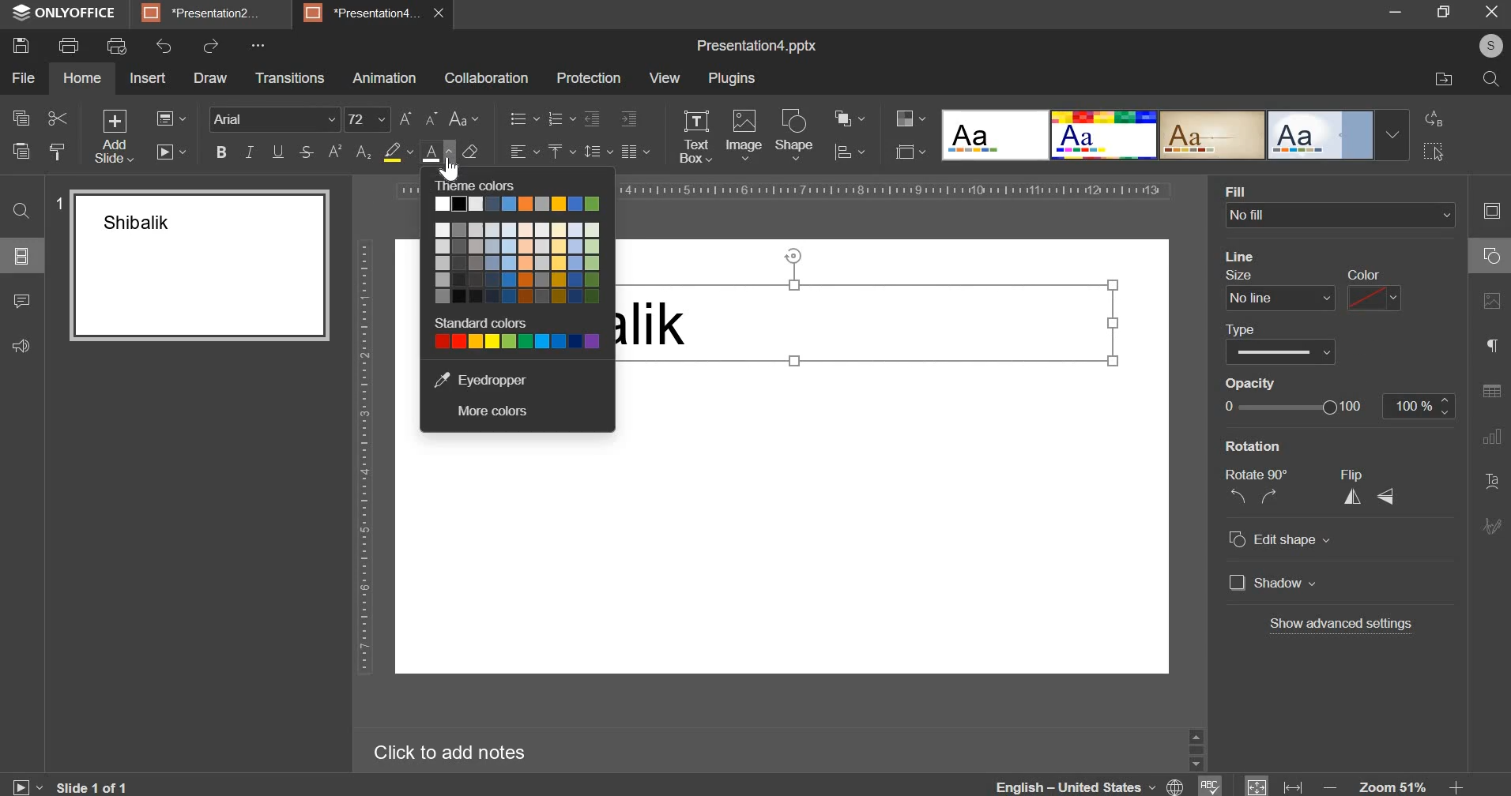 Image resolution: width=1511 pixels, height=796 pixels. What do you see at coordinates (192, 265) in the screenshot?
I see `Preview screen` at bounding box center [192, 265].